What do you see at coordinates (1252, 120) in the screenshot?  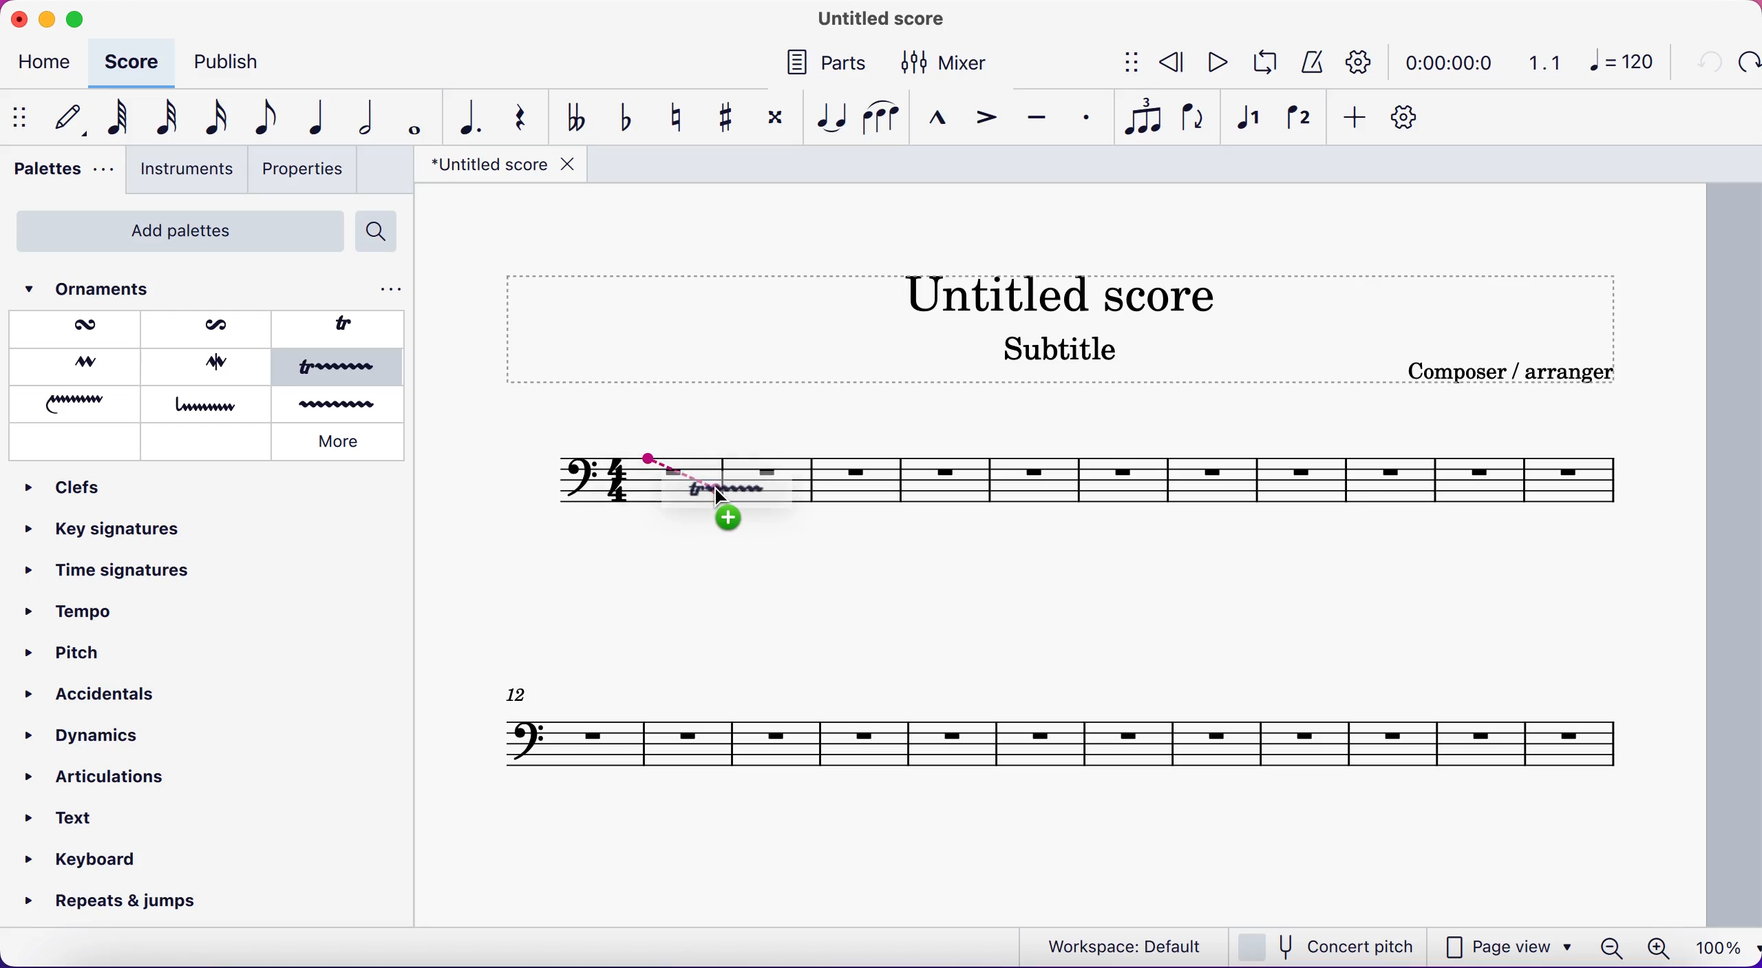 I see `voice 1` at bounding box center [1252, 120].